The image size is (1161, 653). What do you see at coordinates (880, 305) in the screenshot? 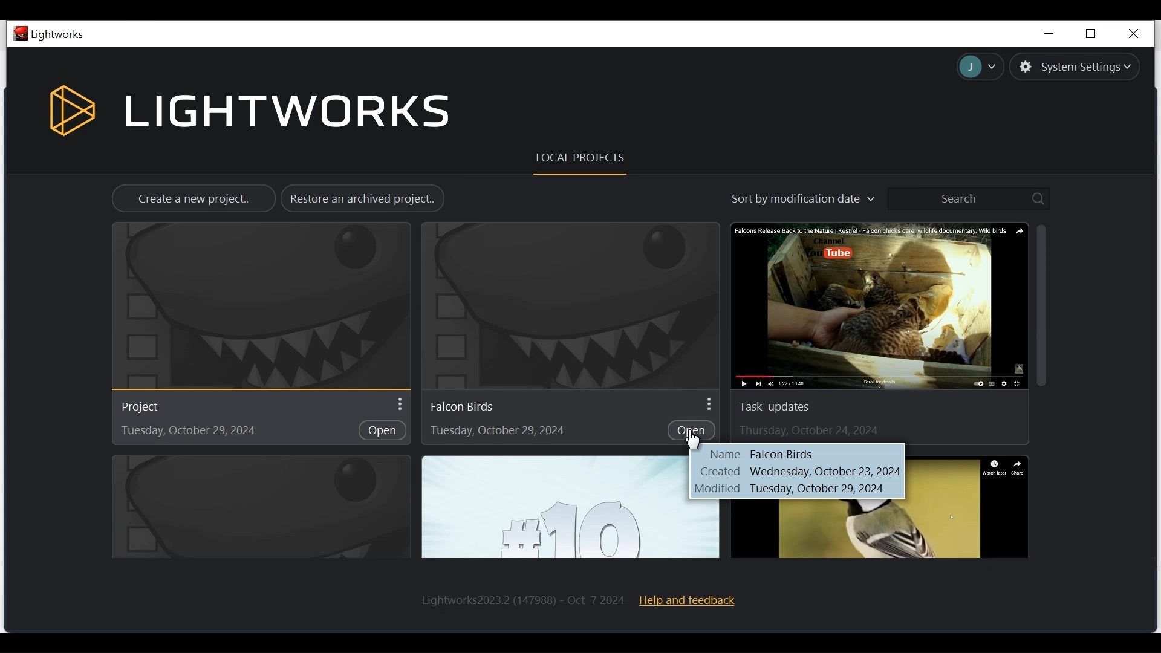
I see `Image` at bounding box center [880, 305].